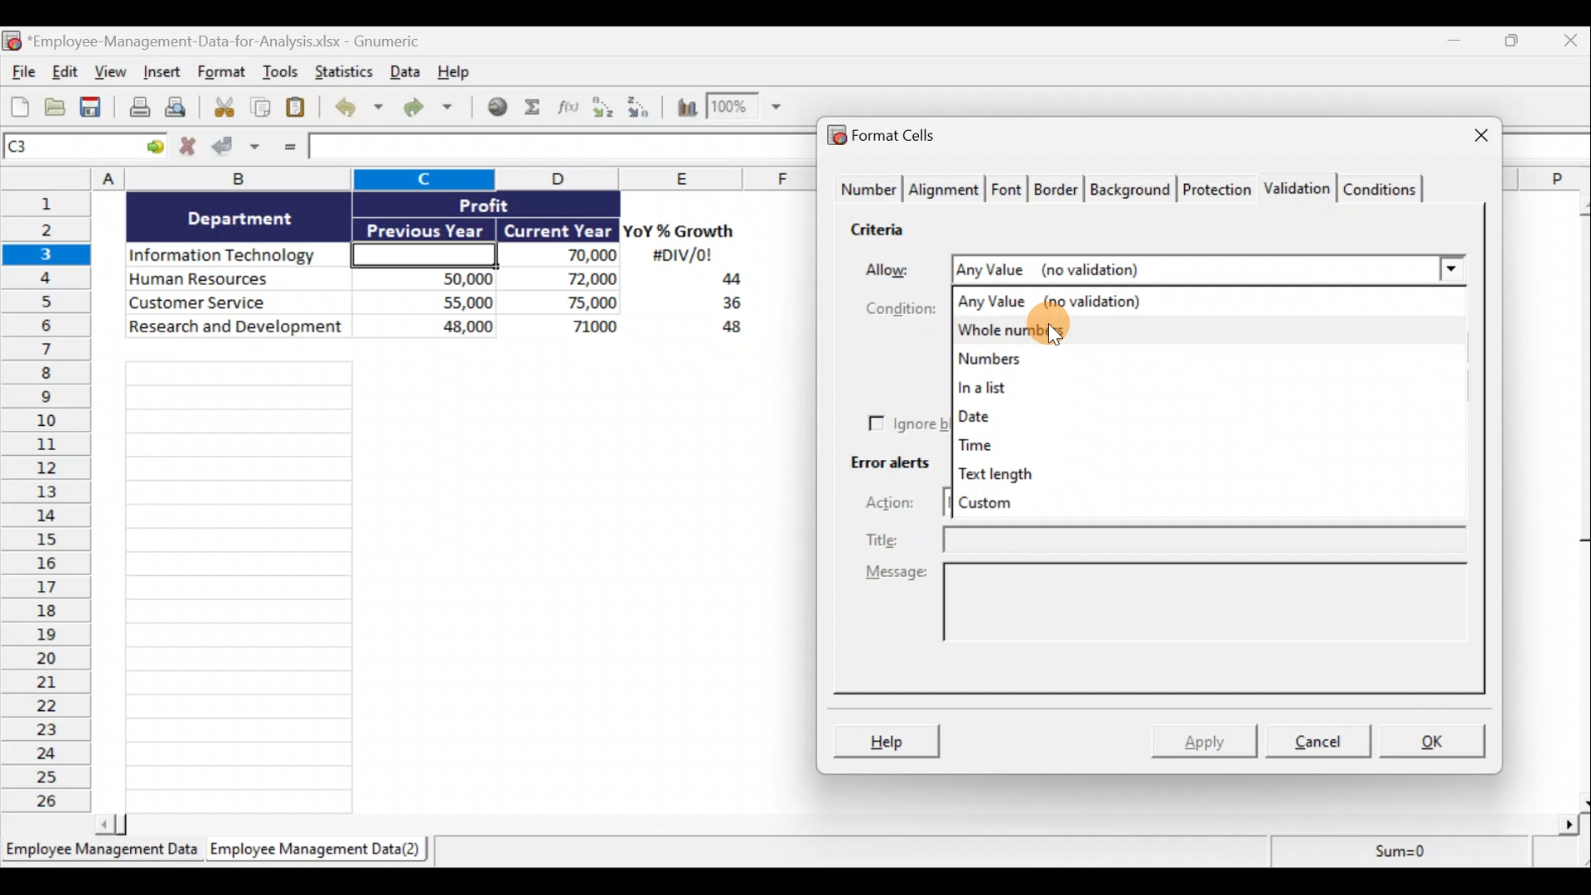 This screenshot has height=895, width=1591. Describe the element at coordinates (342, 71) in the screenshot. I see `Statistics` at that location.